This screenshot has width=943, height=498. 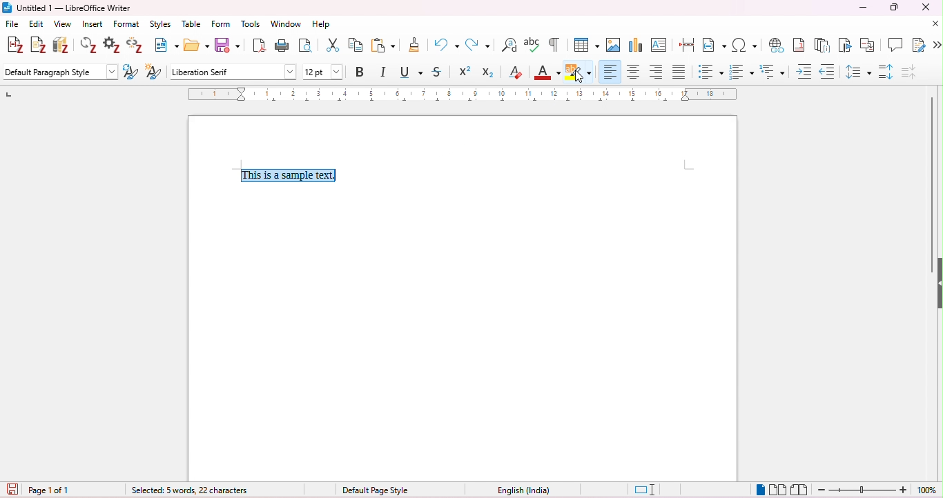 What do you see at coordinates (614, 44) in the screenshot?
I see `insert image` at bounding box center [614, 44].